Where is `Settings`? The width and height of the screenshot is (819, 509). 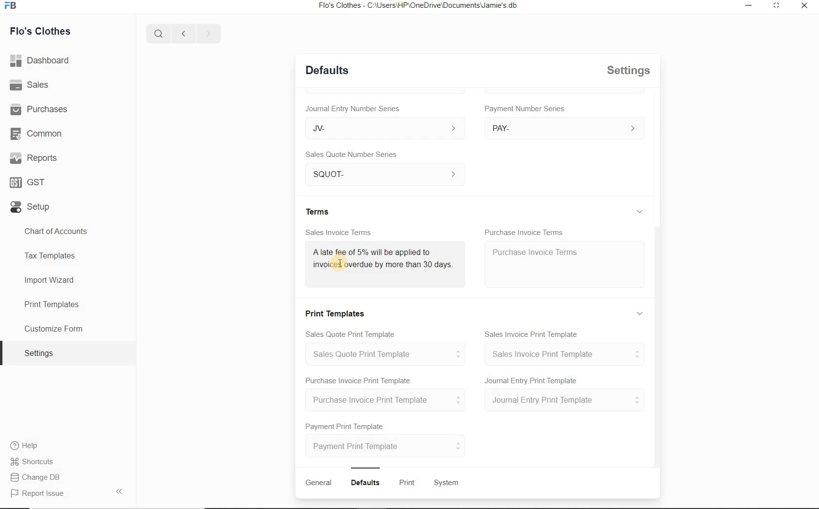 Settings is located at coordinates (630, 70).